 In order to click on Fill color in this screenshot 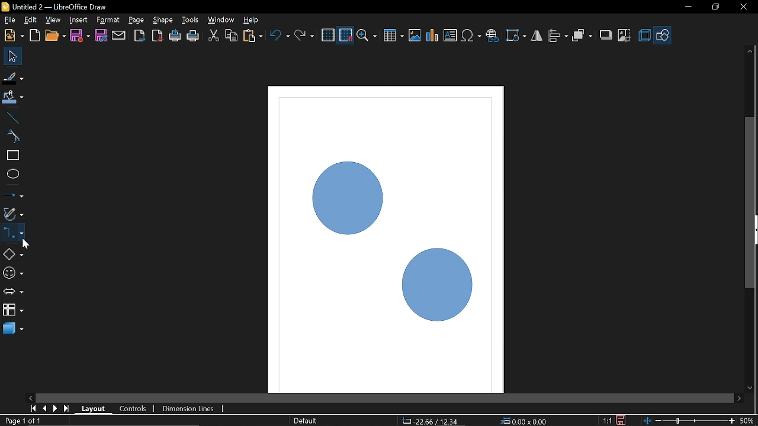, I will do `click(12, 100)`.